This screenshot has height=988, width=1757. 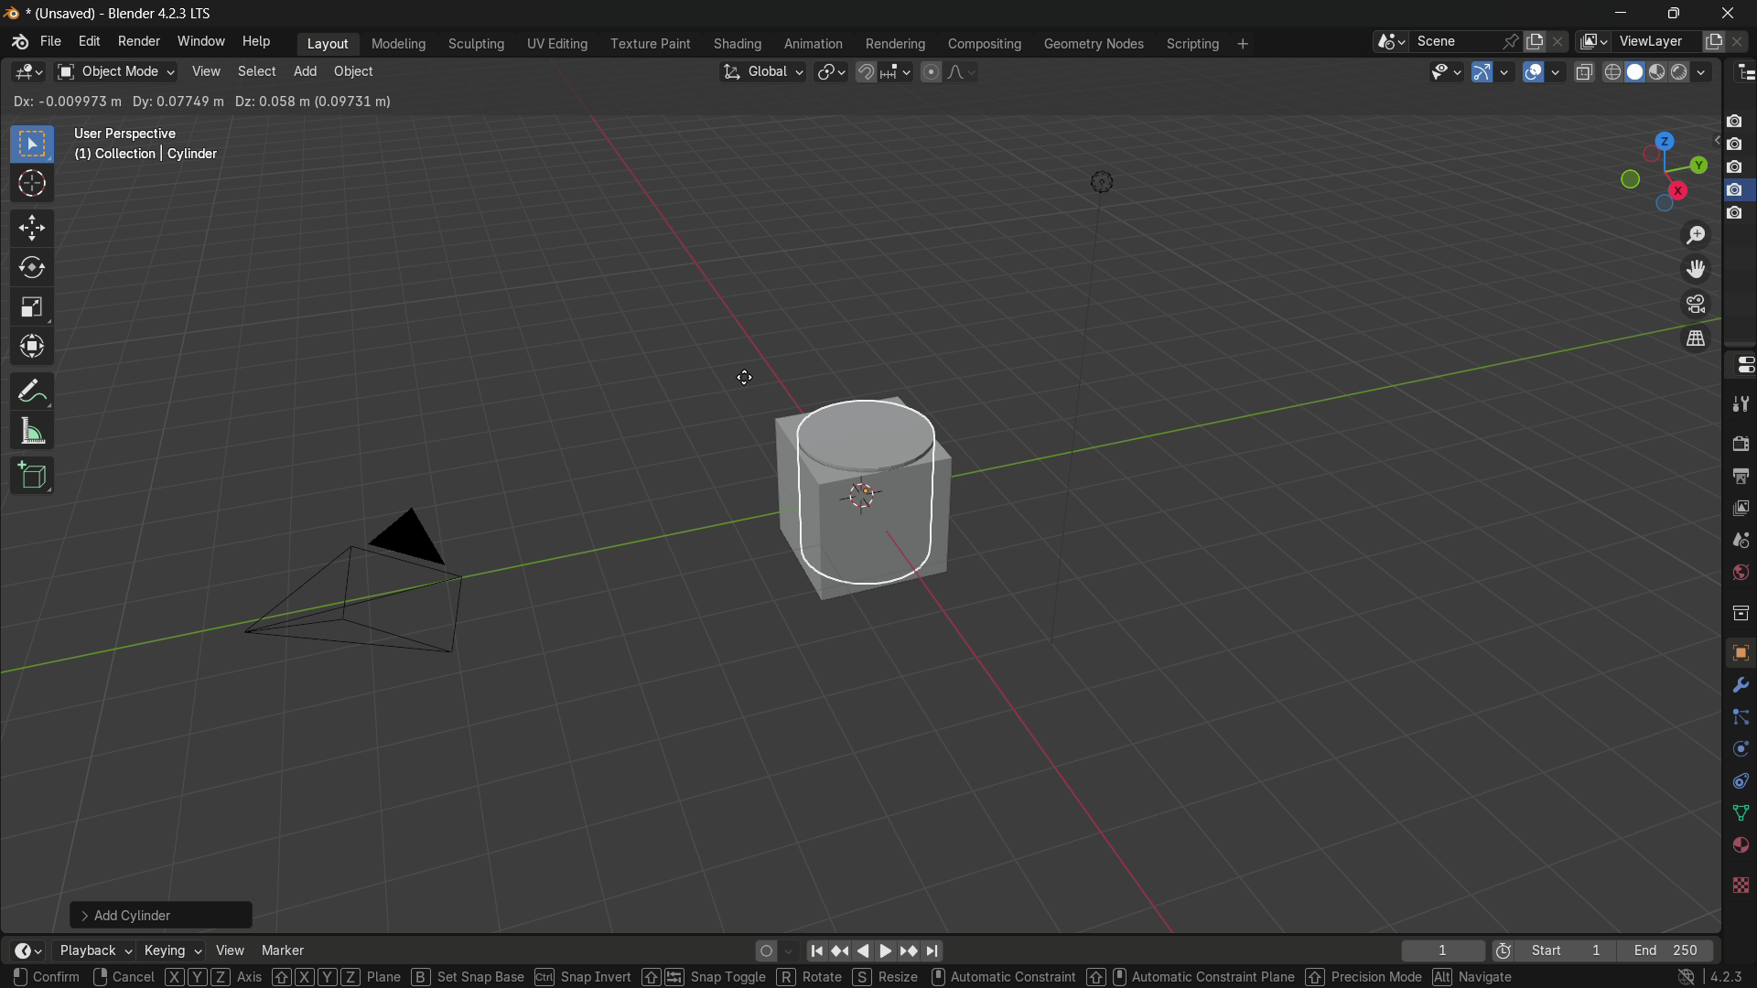 What do you see at coordinates (285, 950) in the screenshot?
I see `marker` at bounding box center [285, 950].